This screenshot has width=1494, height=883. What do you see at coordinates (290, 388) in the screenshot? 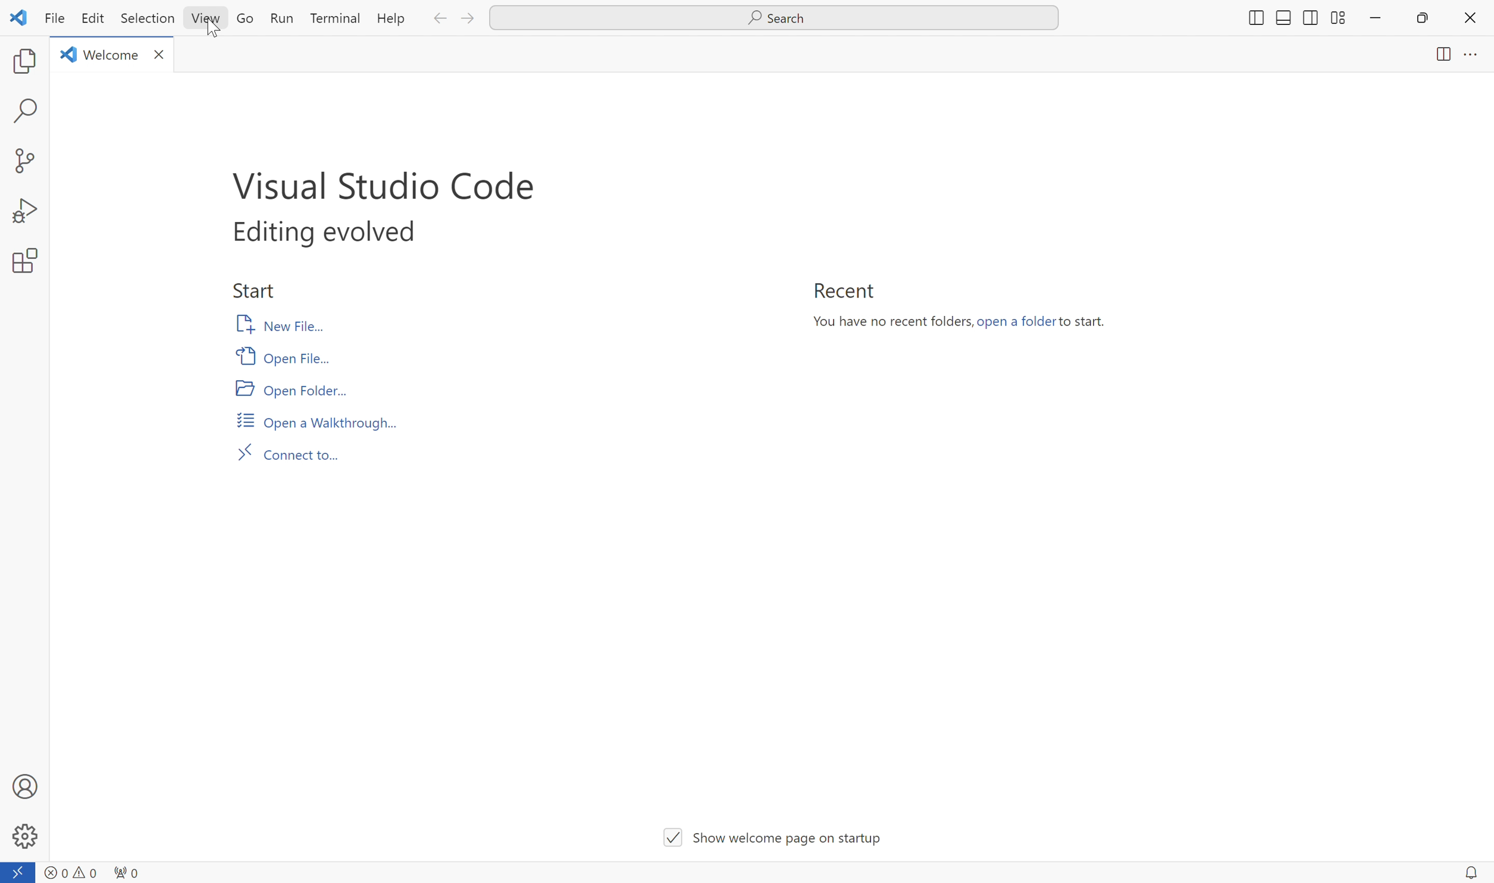
I see `Open Folder` at bounding box center [290, 388].